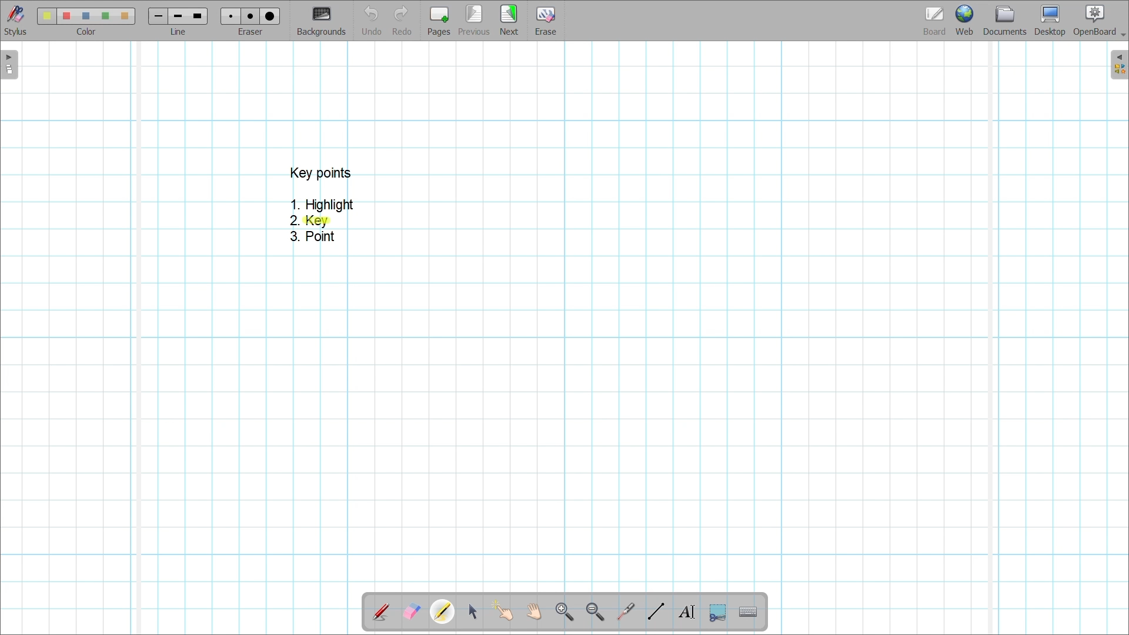  What do you see at coordinates (372, 20) in the screenshot?
I see `Undo` at bounding box center [372, 20].